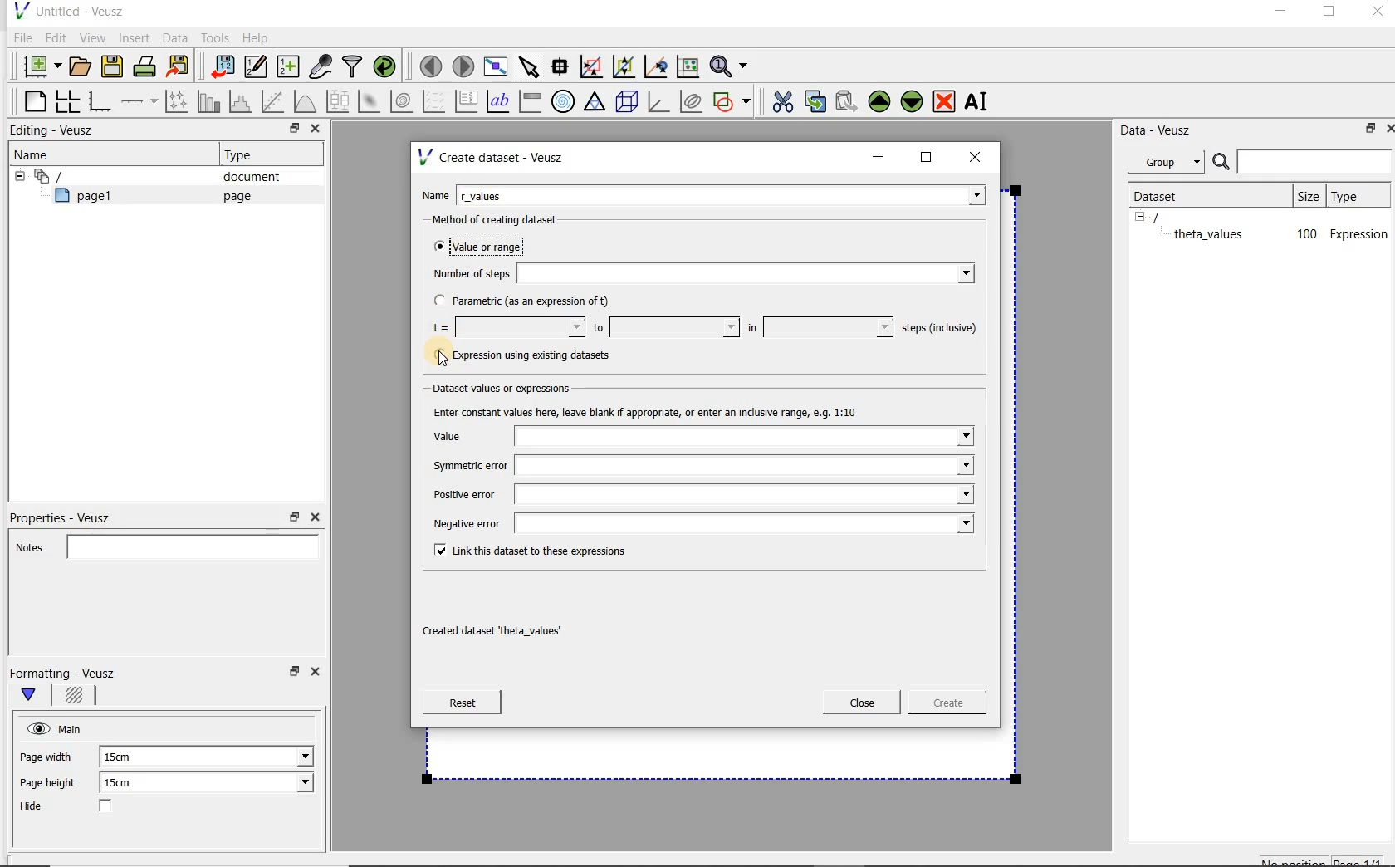  I want to click on Negative error , so click(699, 524).